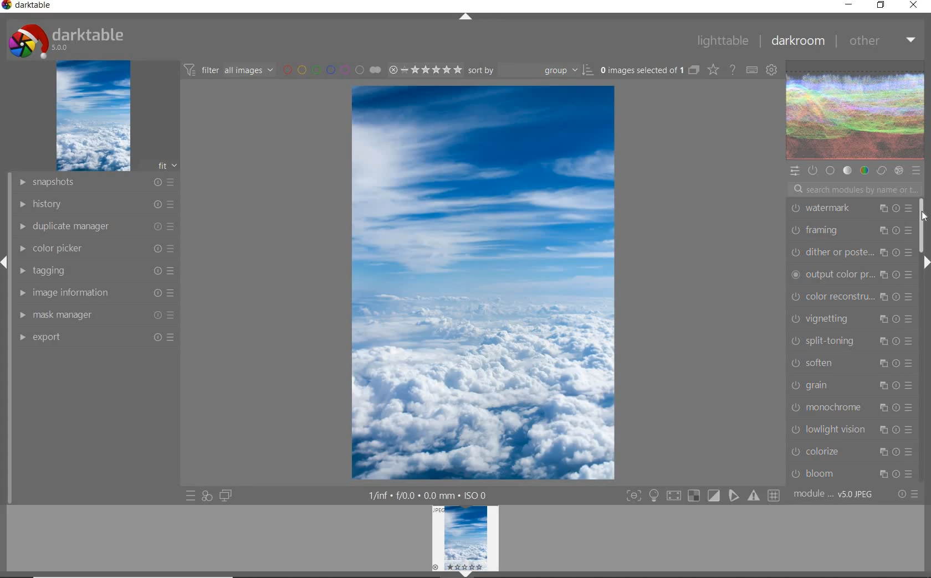 This screenshot has width=931, height=578. Describe the element at coordinates (899, 171) in the screenshot. I see `EFFECT` at that location.